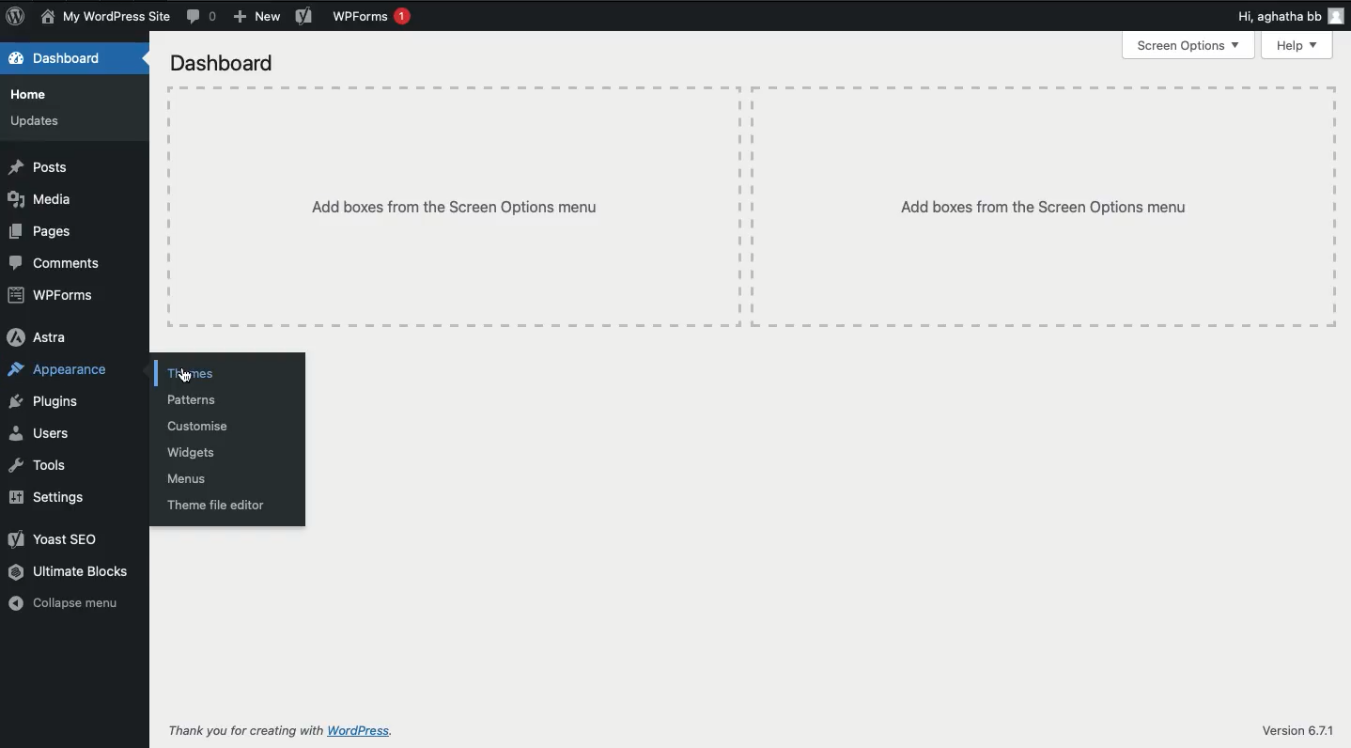 The height and width of the screenshot is (748, 1351). I want to click on Ultimate blocks, so click(70, 573).